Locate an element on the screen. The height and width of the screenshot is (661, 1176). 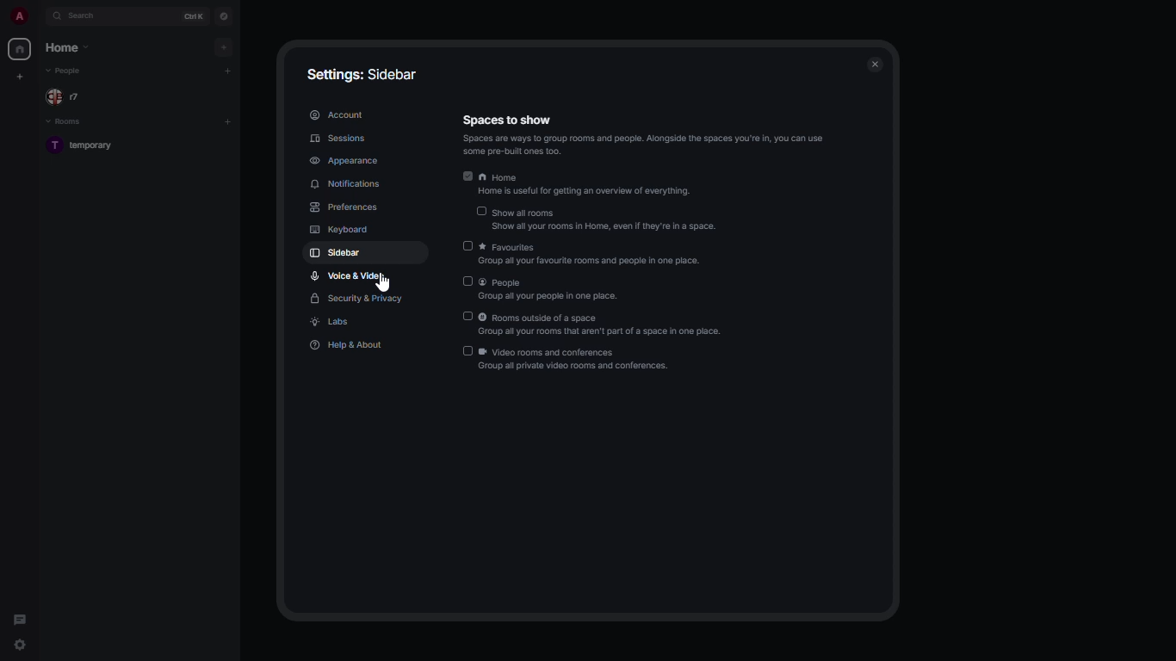
‘Show all your rooms in Home, even If they're in a space. is located at coordinates (593, 227).